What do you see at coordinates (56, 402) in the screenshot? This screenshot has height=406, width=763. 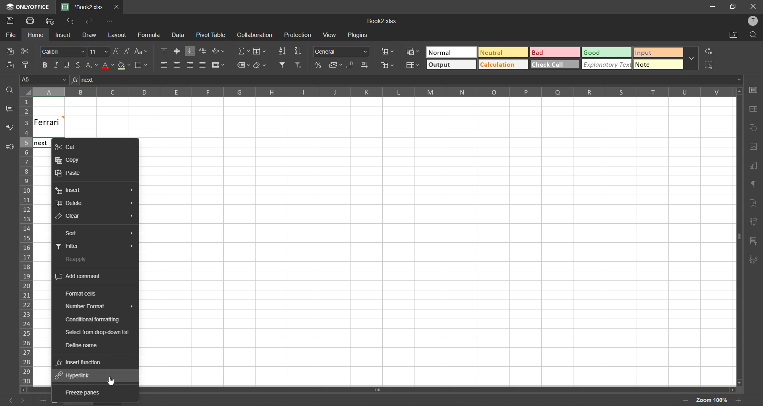 I see `sheet list` at bounding box center [56, 402].